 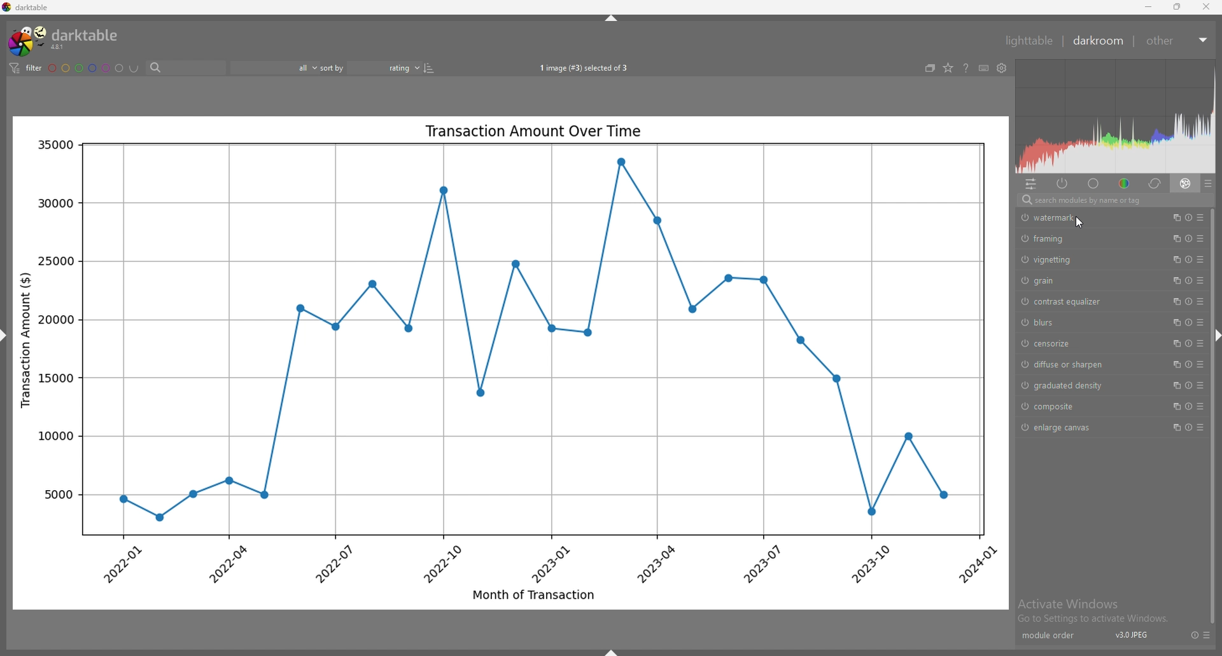 What do you see at coordinates (1188, 281) in the screenshot?
I see `reset` at bounding box center [1188, 281].